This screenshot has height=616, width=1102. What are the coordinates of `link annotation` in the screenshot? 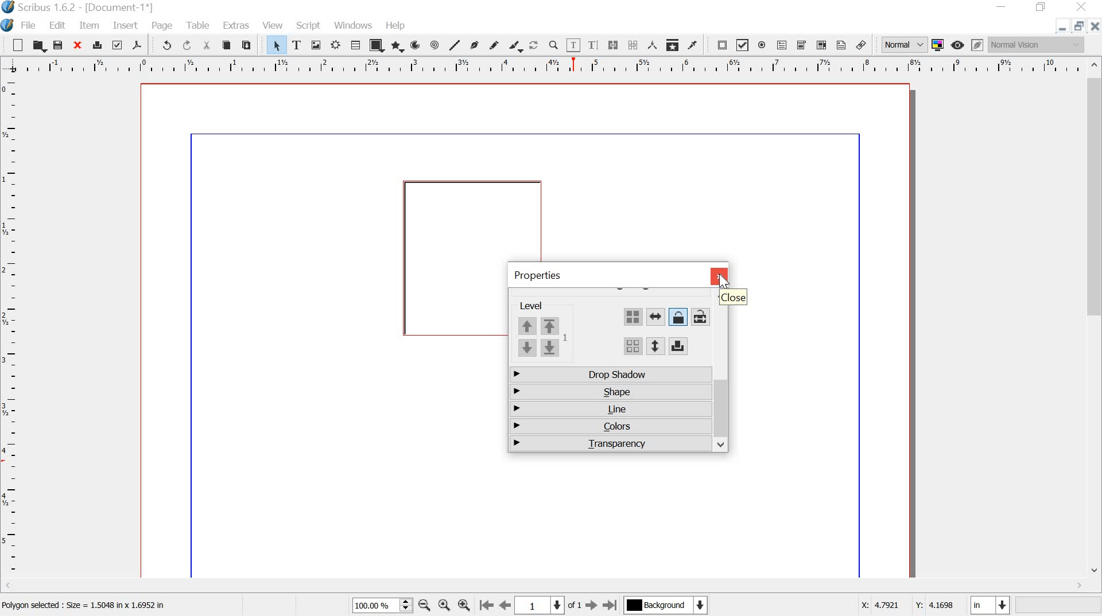 It's located at (861, 45).